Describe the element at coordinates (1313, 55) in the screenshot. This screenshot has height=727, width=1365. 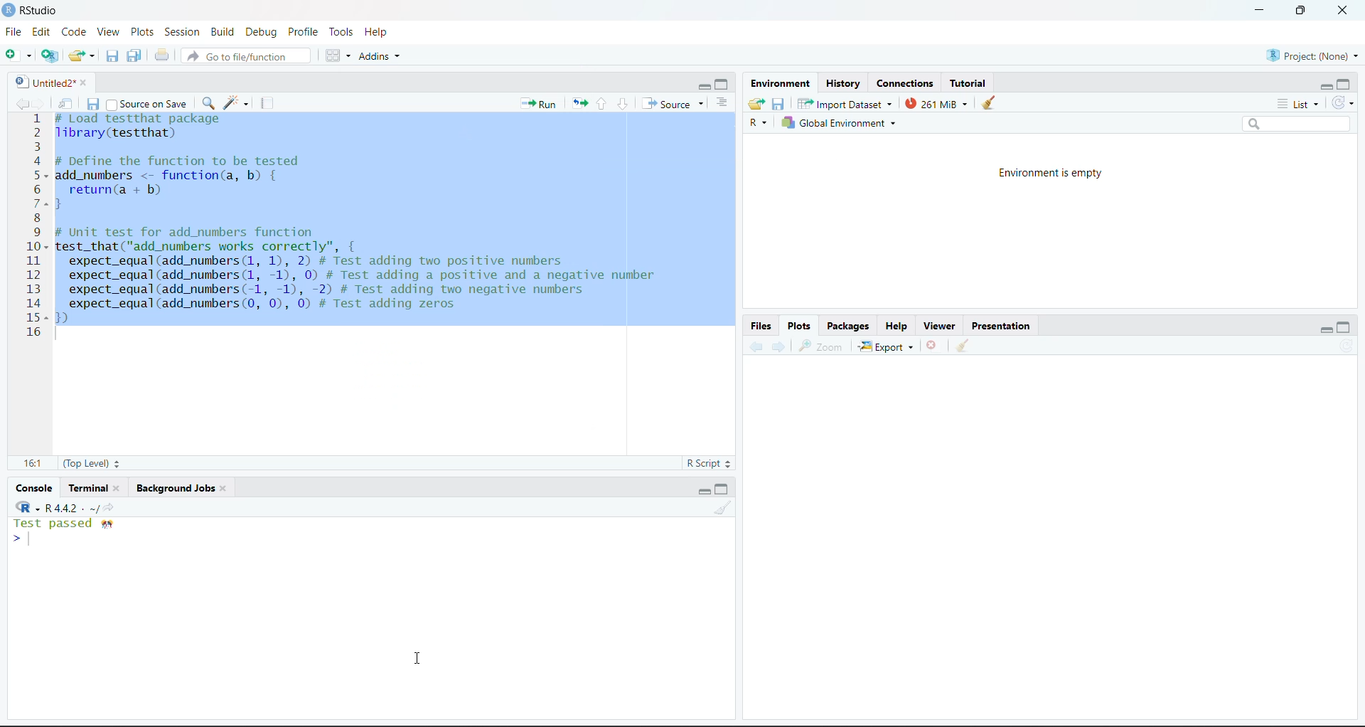
I see `Project (None)` at that location.